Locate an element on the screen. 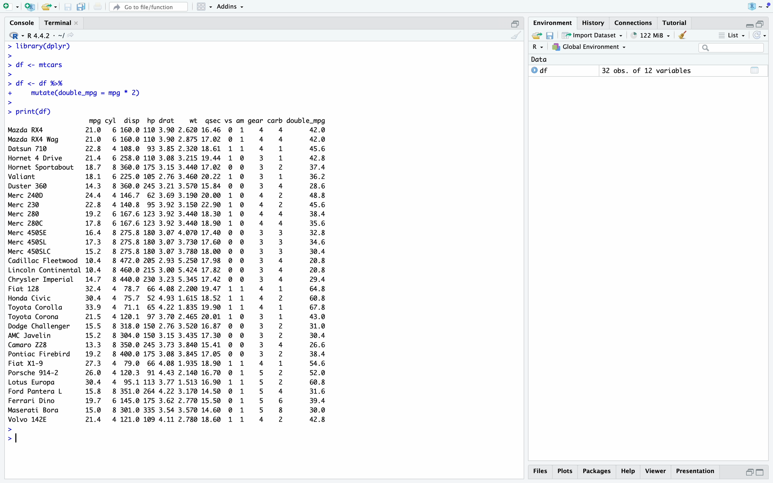 This screenshot has height=483, width=773. save is located at coordinates (68, 7).